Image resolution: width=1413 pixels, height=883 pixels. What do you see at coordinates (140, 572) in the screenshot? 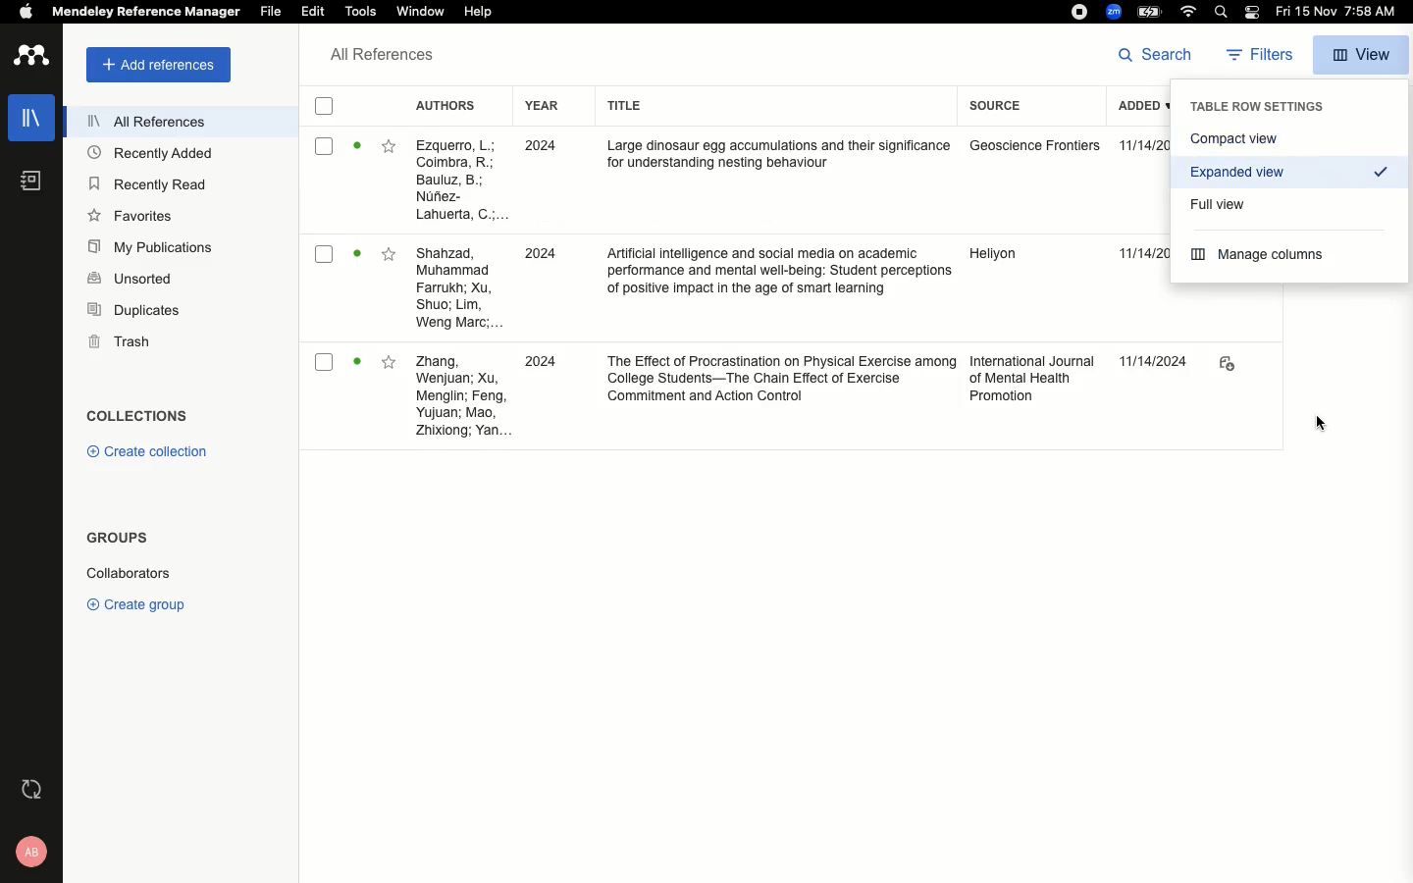
I see `Collaborators` at bounding box center [140, 572].